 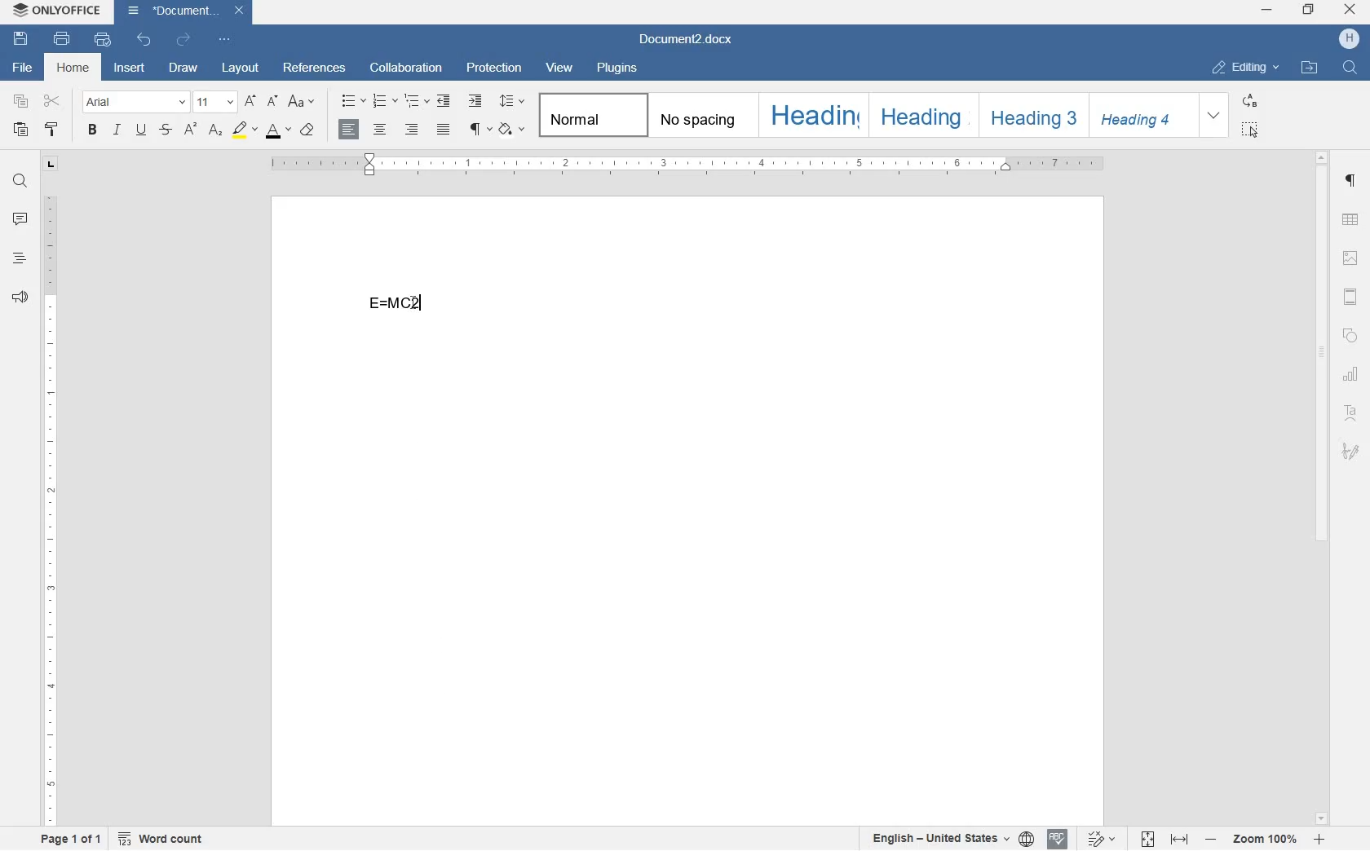 What do you see at coordinates (51, 509) in the screenshot?
I see `ruler` at bounding box center [51, 509].